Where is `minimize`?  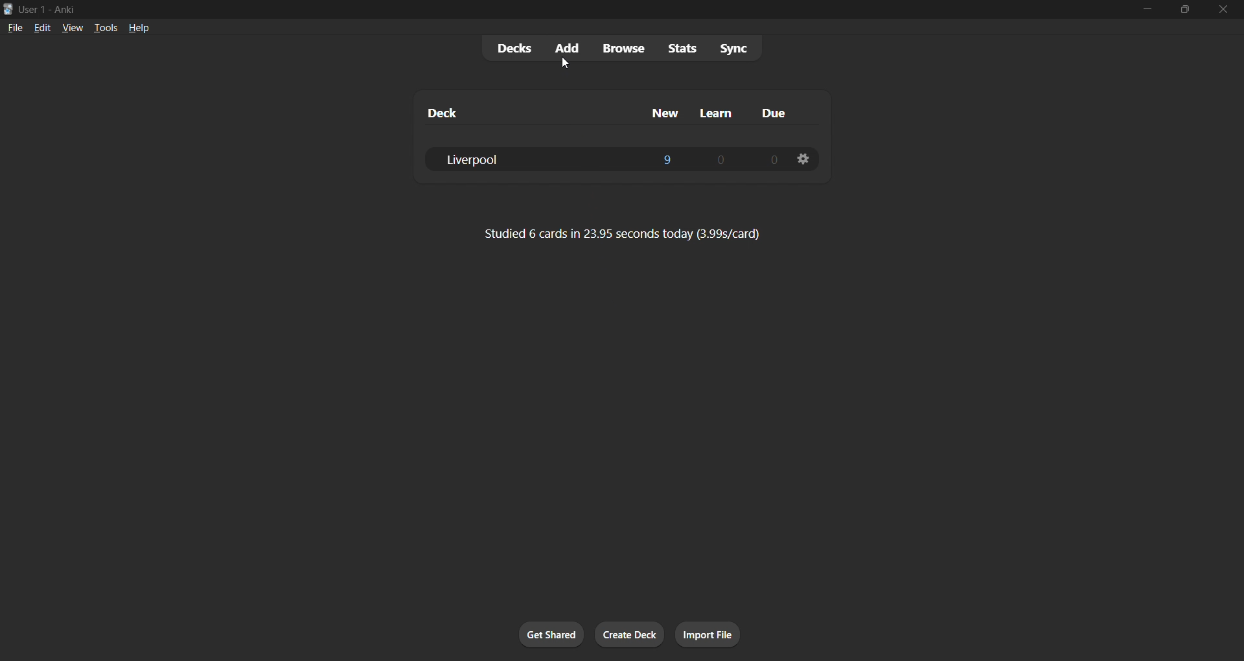 minimize is located at coordinates (1138, 10).